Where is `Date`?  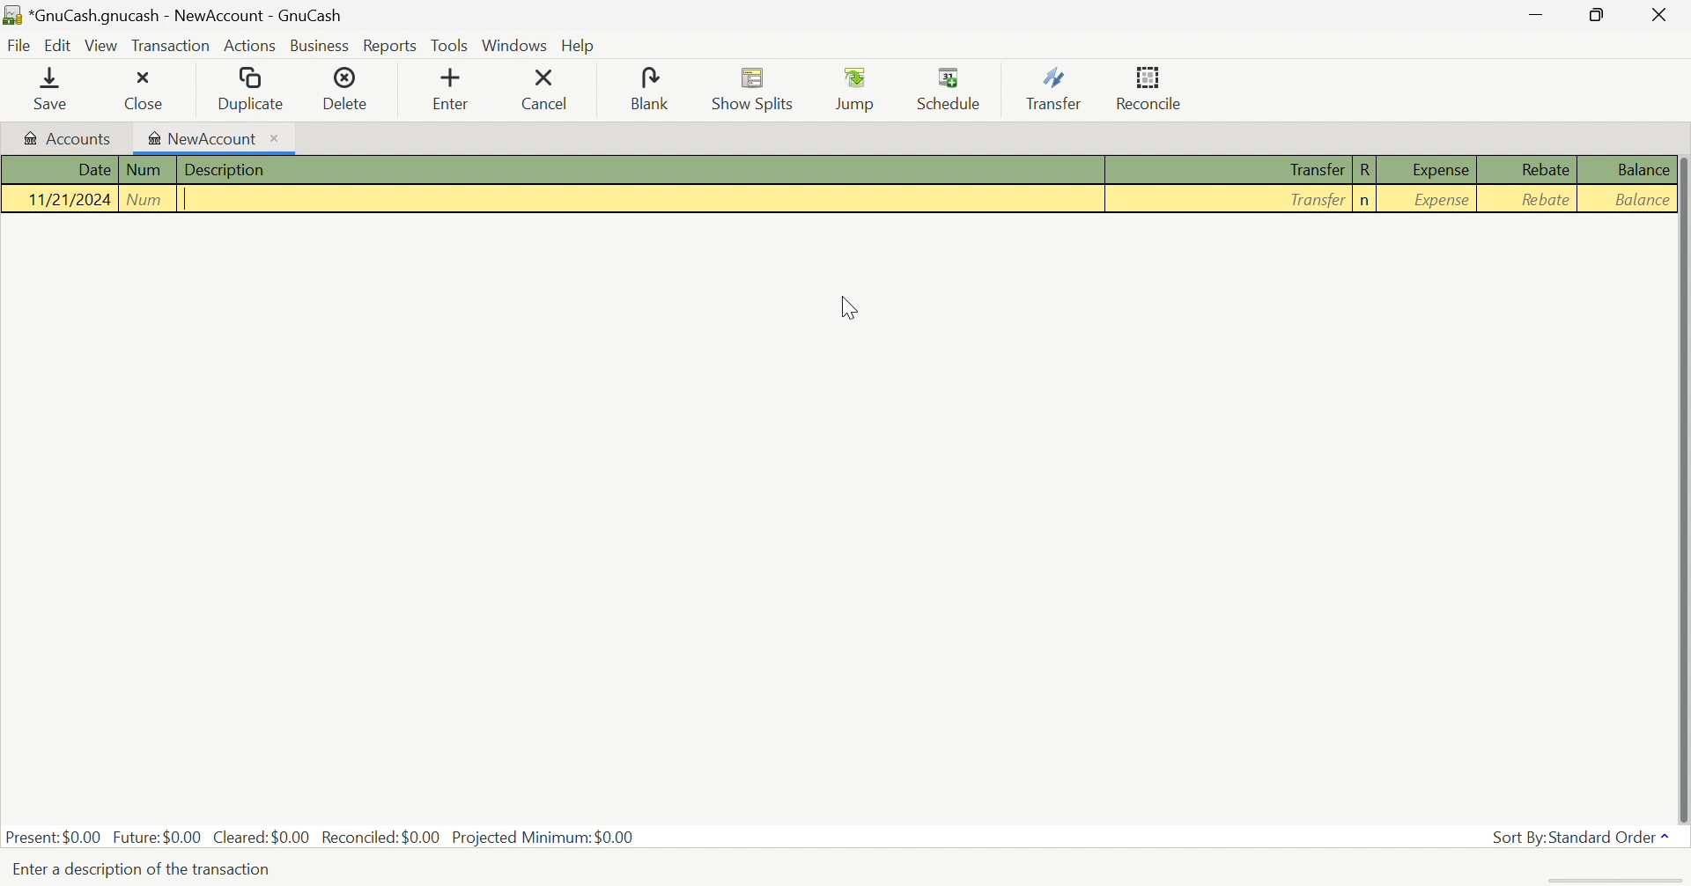 Date is located at coordinates (94, 170).